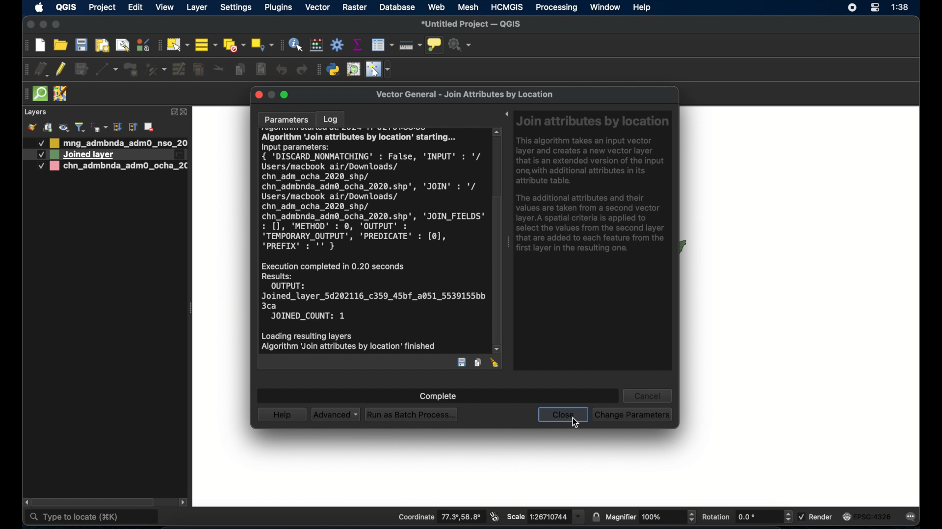 The height and width of the screenshot is (529, 942). Describe the element at coordinates (42, 70) in the screenshot. I see `current edits` at that location.